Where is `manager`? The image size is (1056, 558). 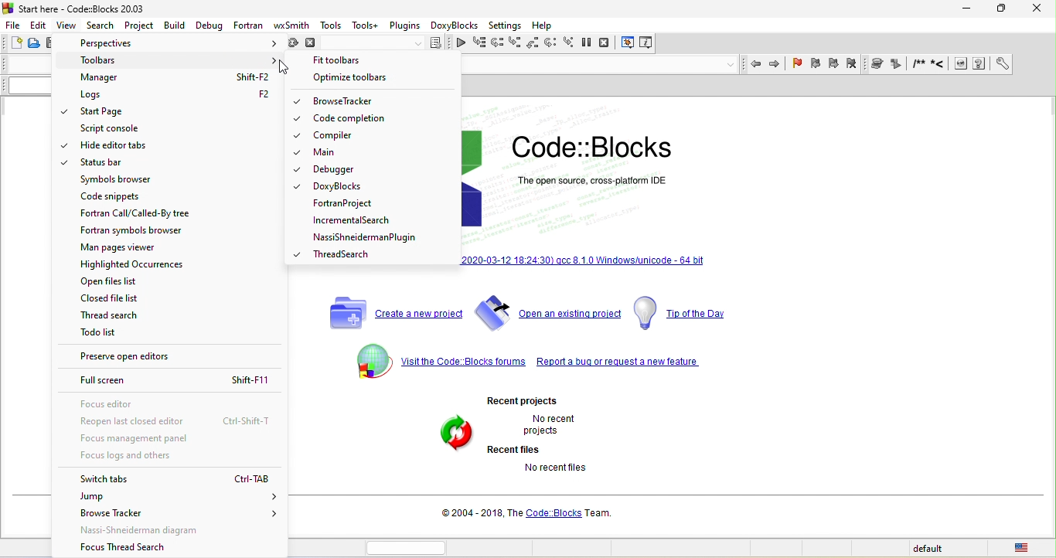 manager is located at coordinates (176, 78).